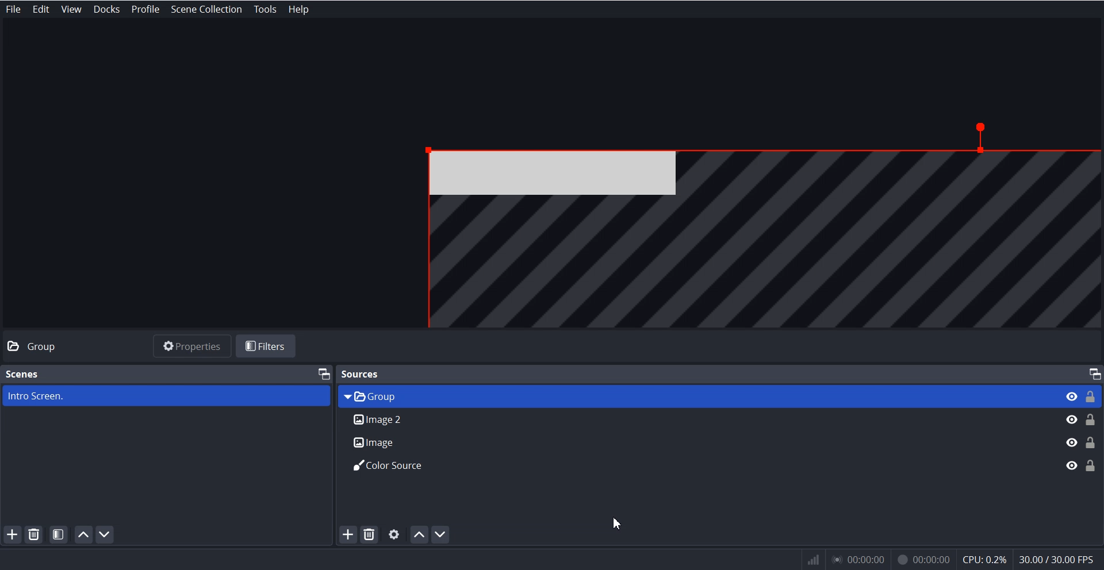 The height and width of the screenshot is (570, 1104). I want to click on Open source properties, so click(394, 534).